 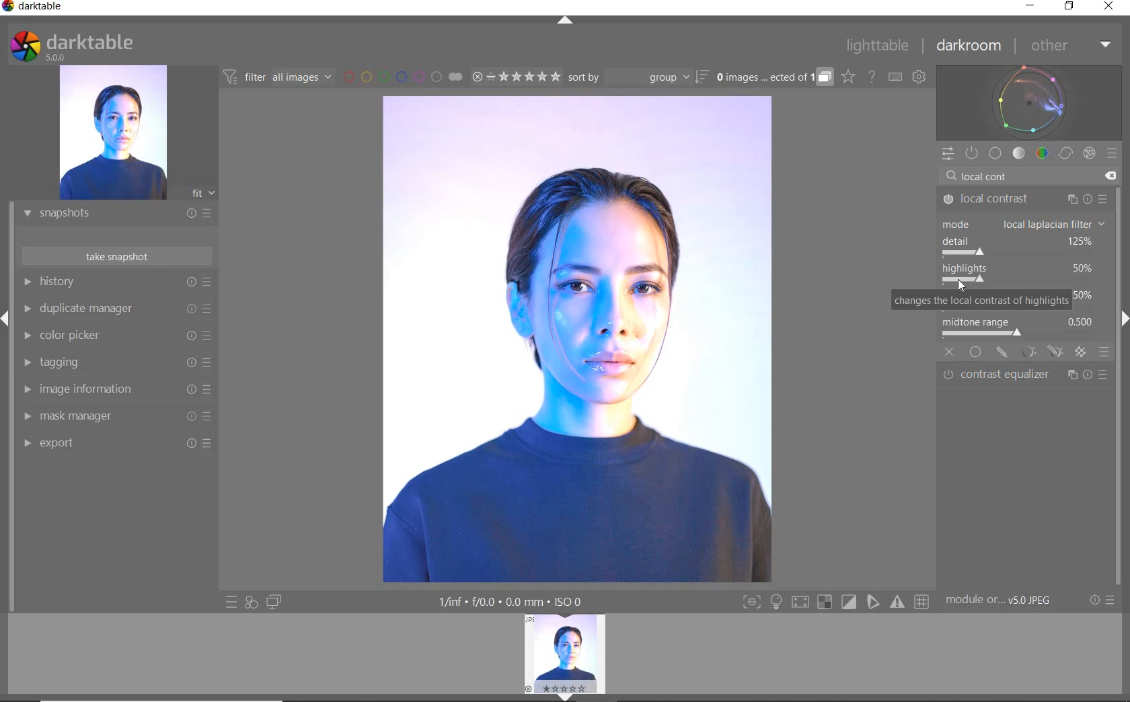 I want to click on MASK OPTION, so click(x=1002, y=352).